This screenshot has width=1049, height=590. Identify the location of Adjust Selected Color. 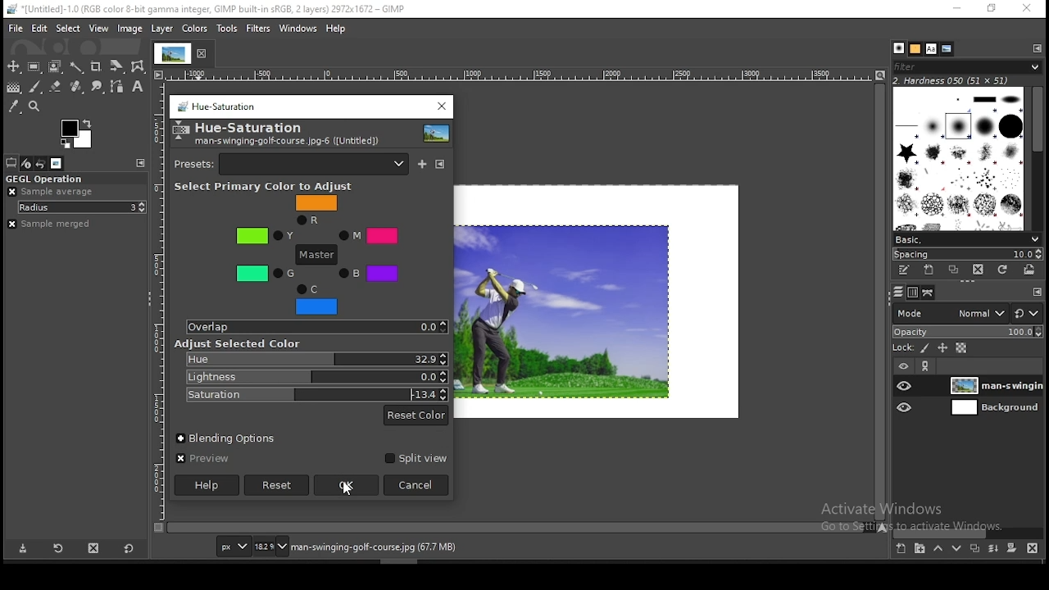
(238, 344).